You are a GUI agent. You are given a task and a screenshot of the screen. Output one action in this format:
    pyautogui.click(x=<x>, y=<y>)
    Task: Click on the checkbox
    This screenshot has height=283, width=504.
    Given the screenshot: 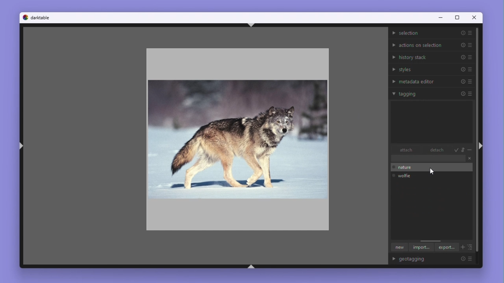 What is the action you would take?
    pyautogui.click(x=393, y=176)
    